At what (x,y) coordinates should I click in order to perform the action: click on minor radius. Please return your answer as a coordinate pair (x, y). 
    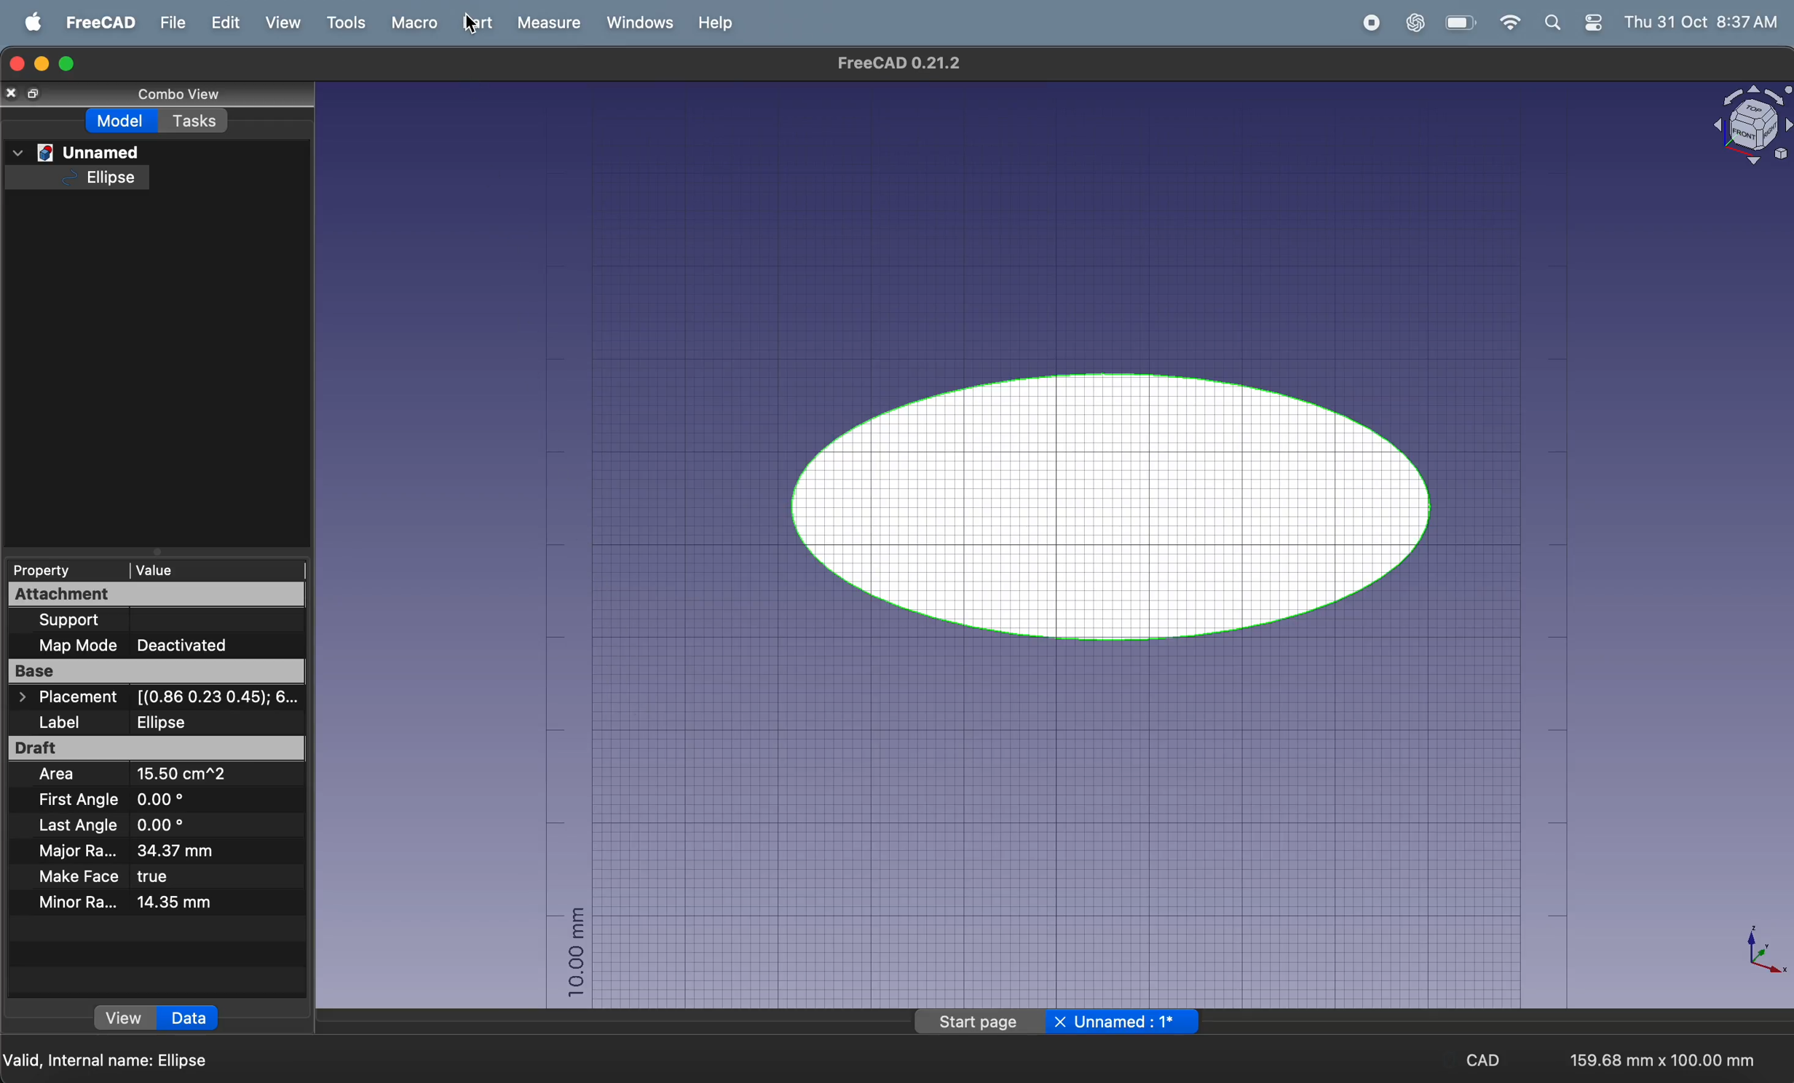
    Looking at the image, I should click on (133, 902).